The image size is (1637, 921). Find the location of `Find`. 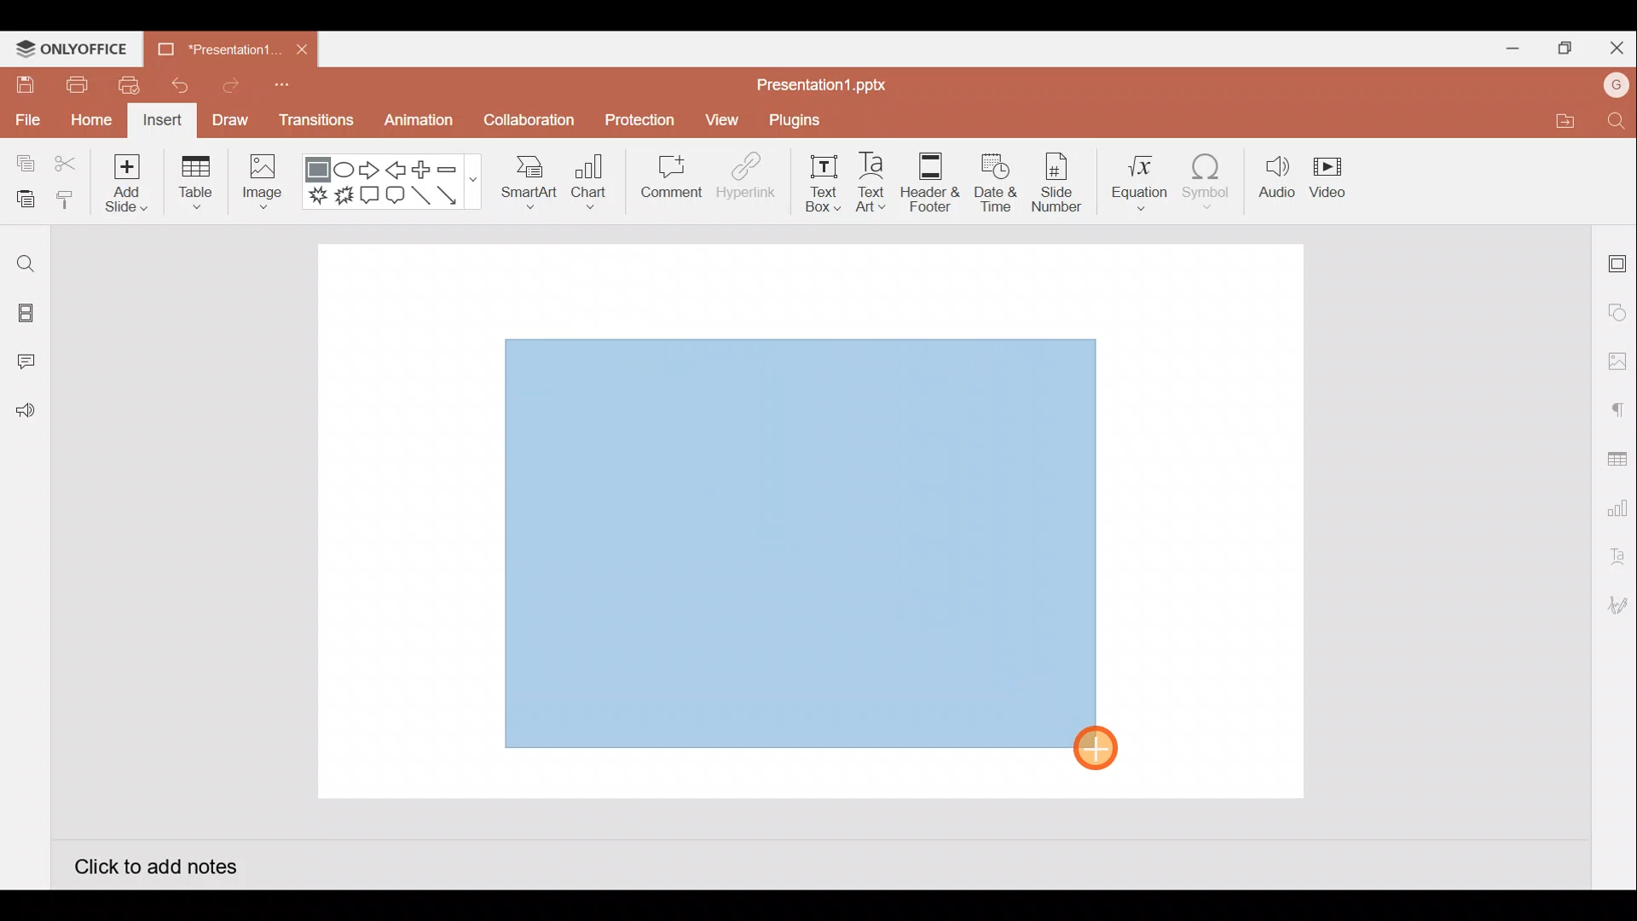

Find is located at coordinates (1618, 120).